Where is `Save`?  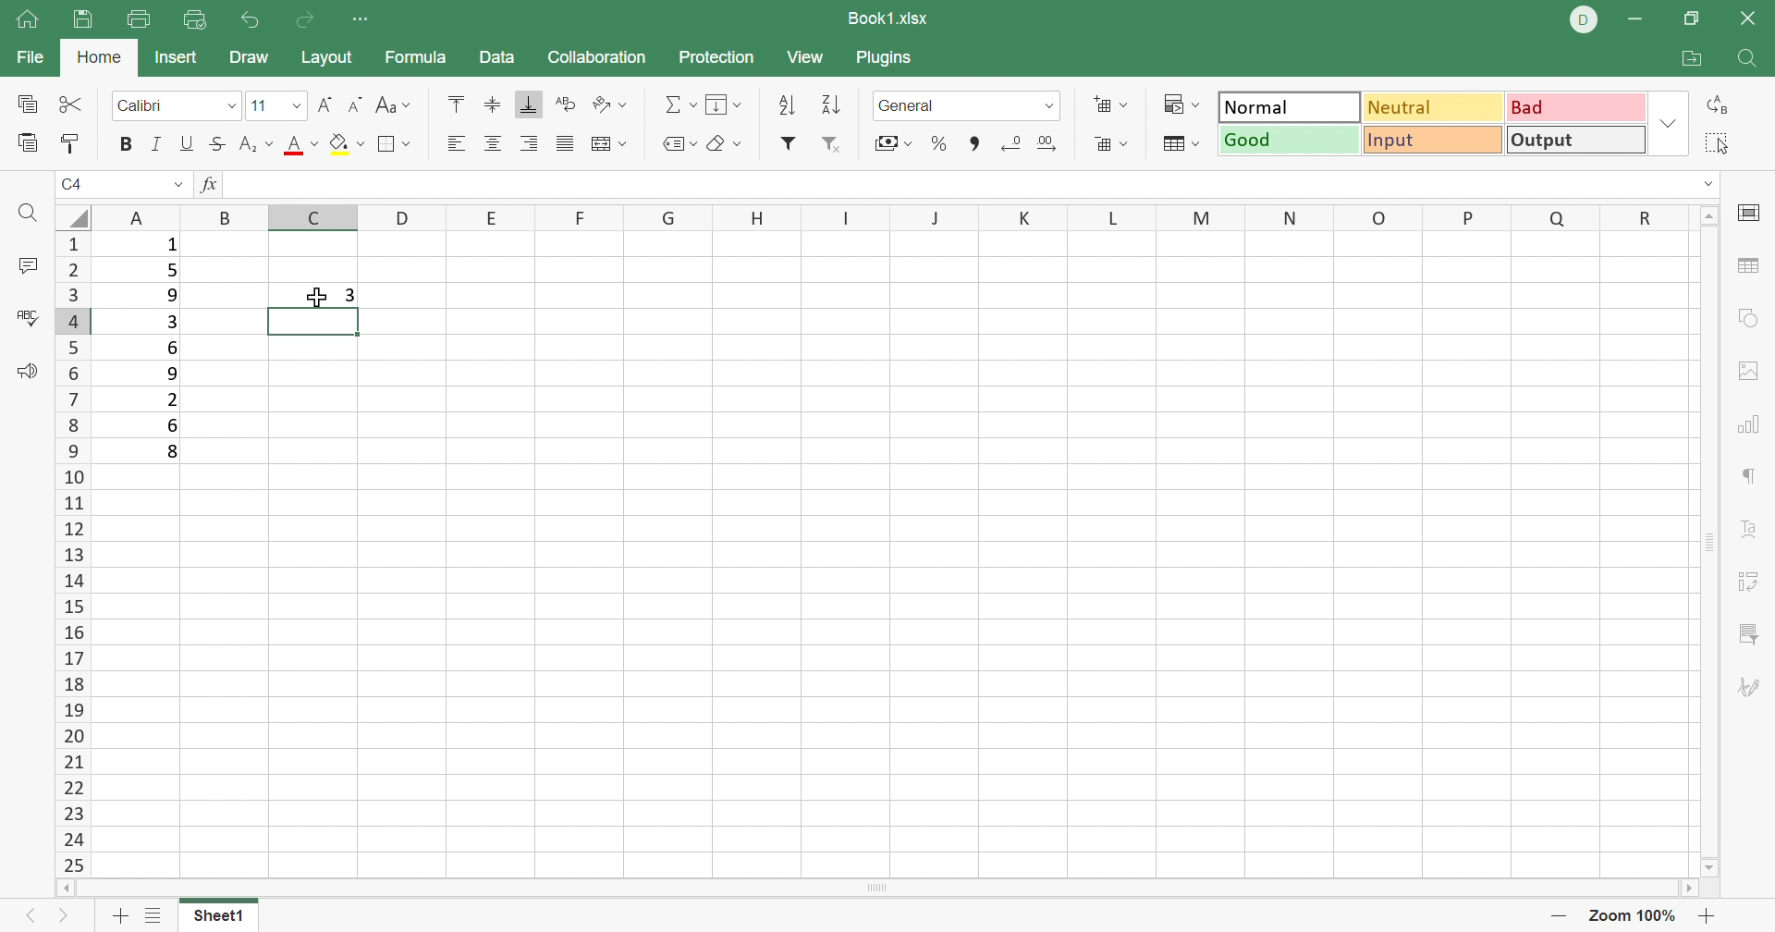
Save is located at coordinates (81, 19).